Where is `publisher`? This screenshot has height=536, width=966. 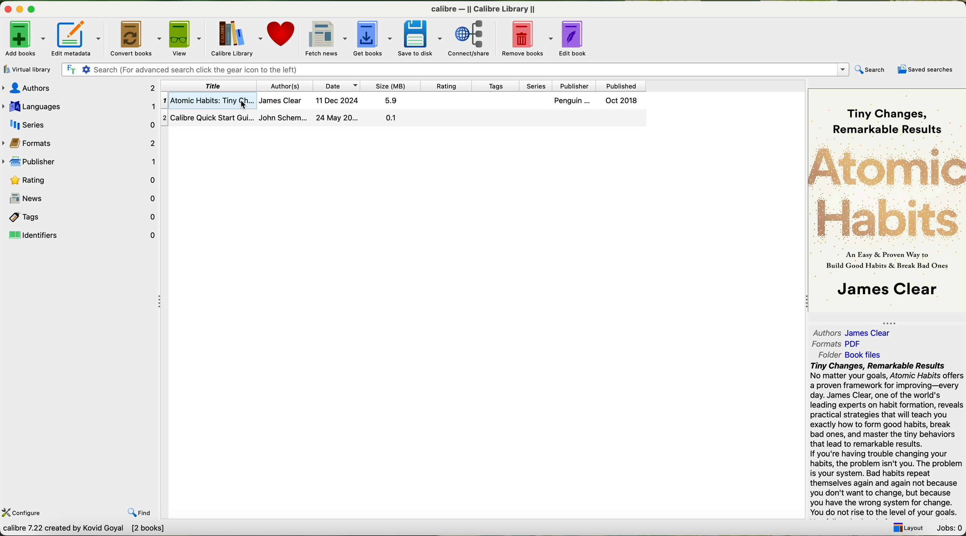
publisher is located at coordinates (575, 86).